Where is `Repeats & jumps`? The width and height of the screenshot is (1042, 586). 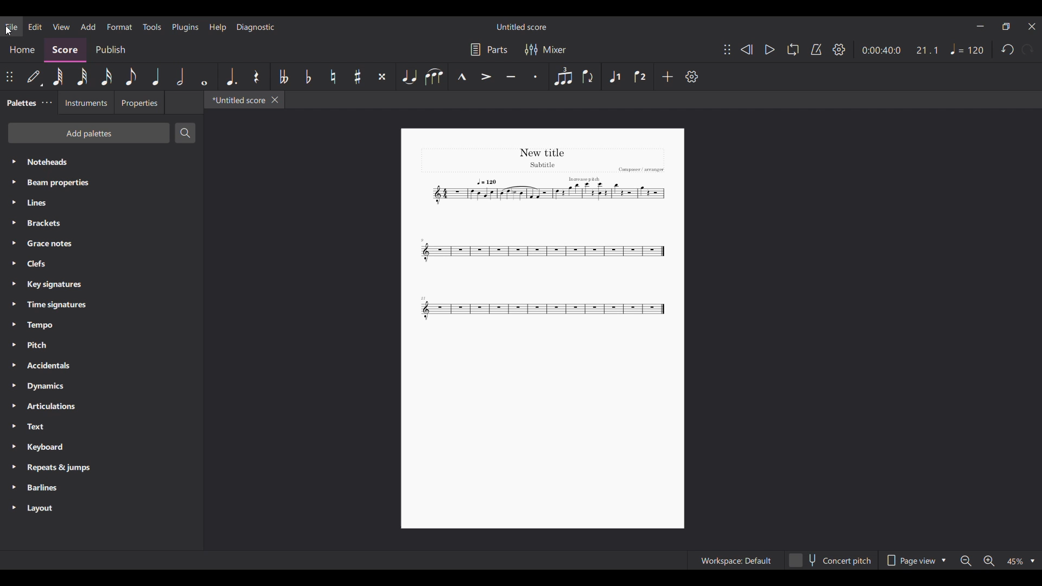
Repeats & jumps is located at coordinates (102, 468).